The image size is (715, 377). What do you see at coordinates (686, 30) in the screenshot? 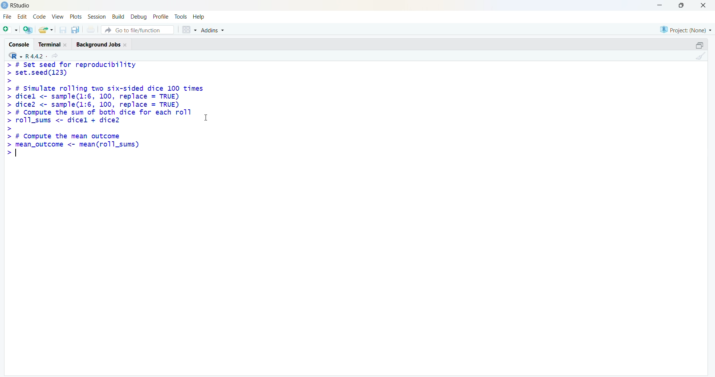
I see `project (none)` at bounding box center [686, 30].